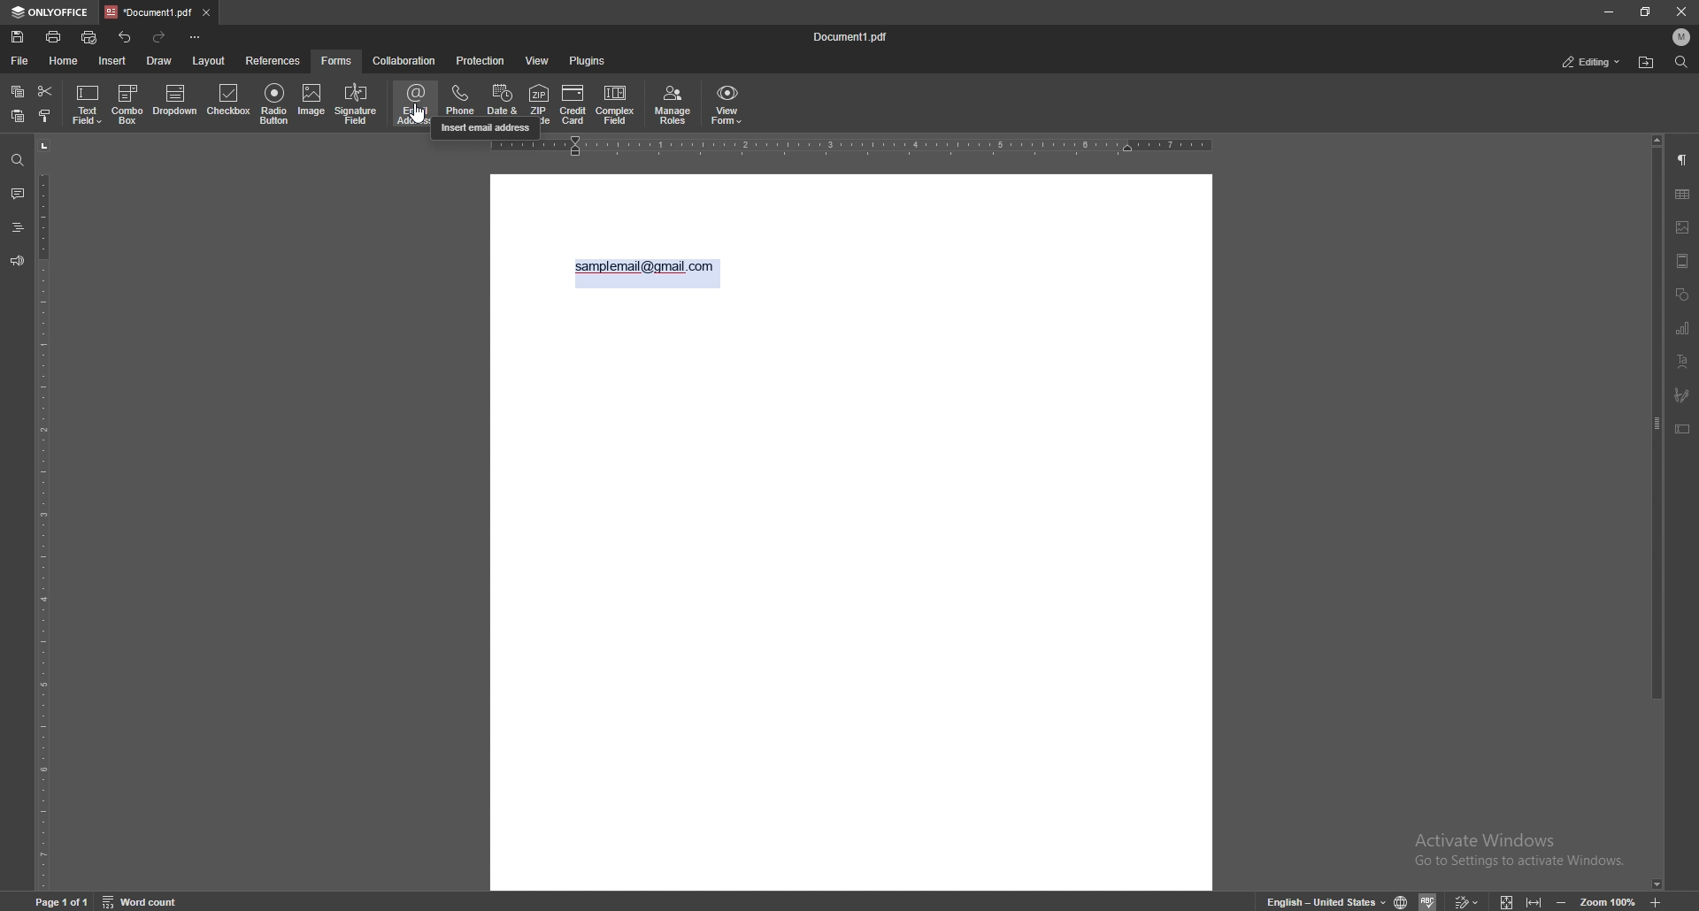 Image resolution: width=1699 pixels, height=911 pixels. Describe the element at coordinates (1680, 61) in the screenshot. I see `find` at that location.